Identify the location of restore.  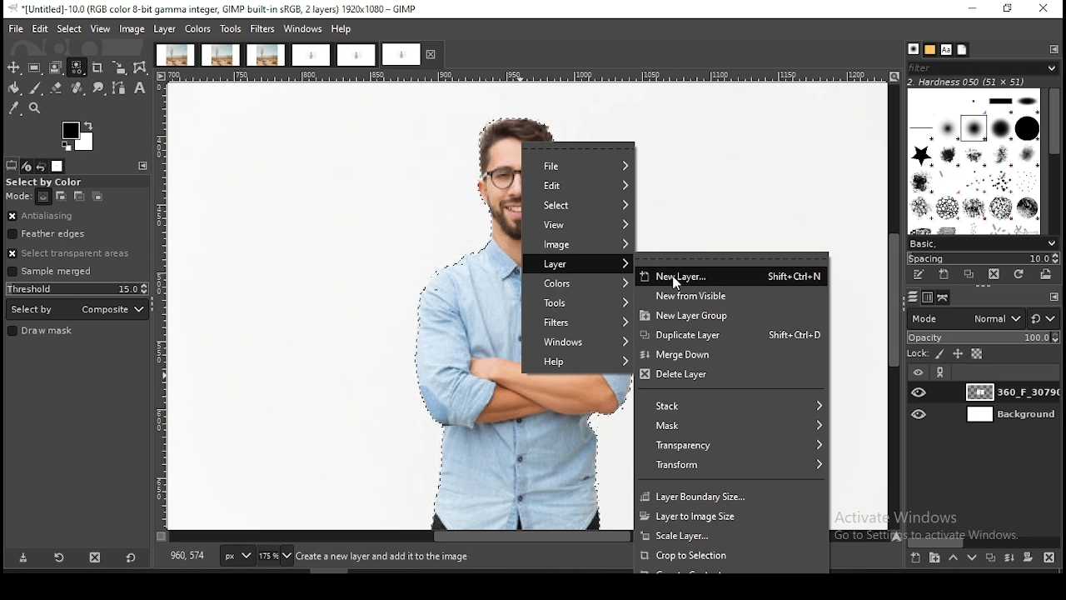
(1009, 10).